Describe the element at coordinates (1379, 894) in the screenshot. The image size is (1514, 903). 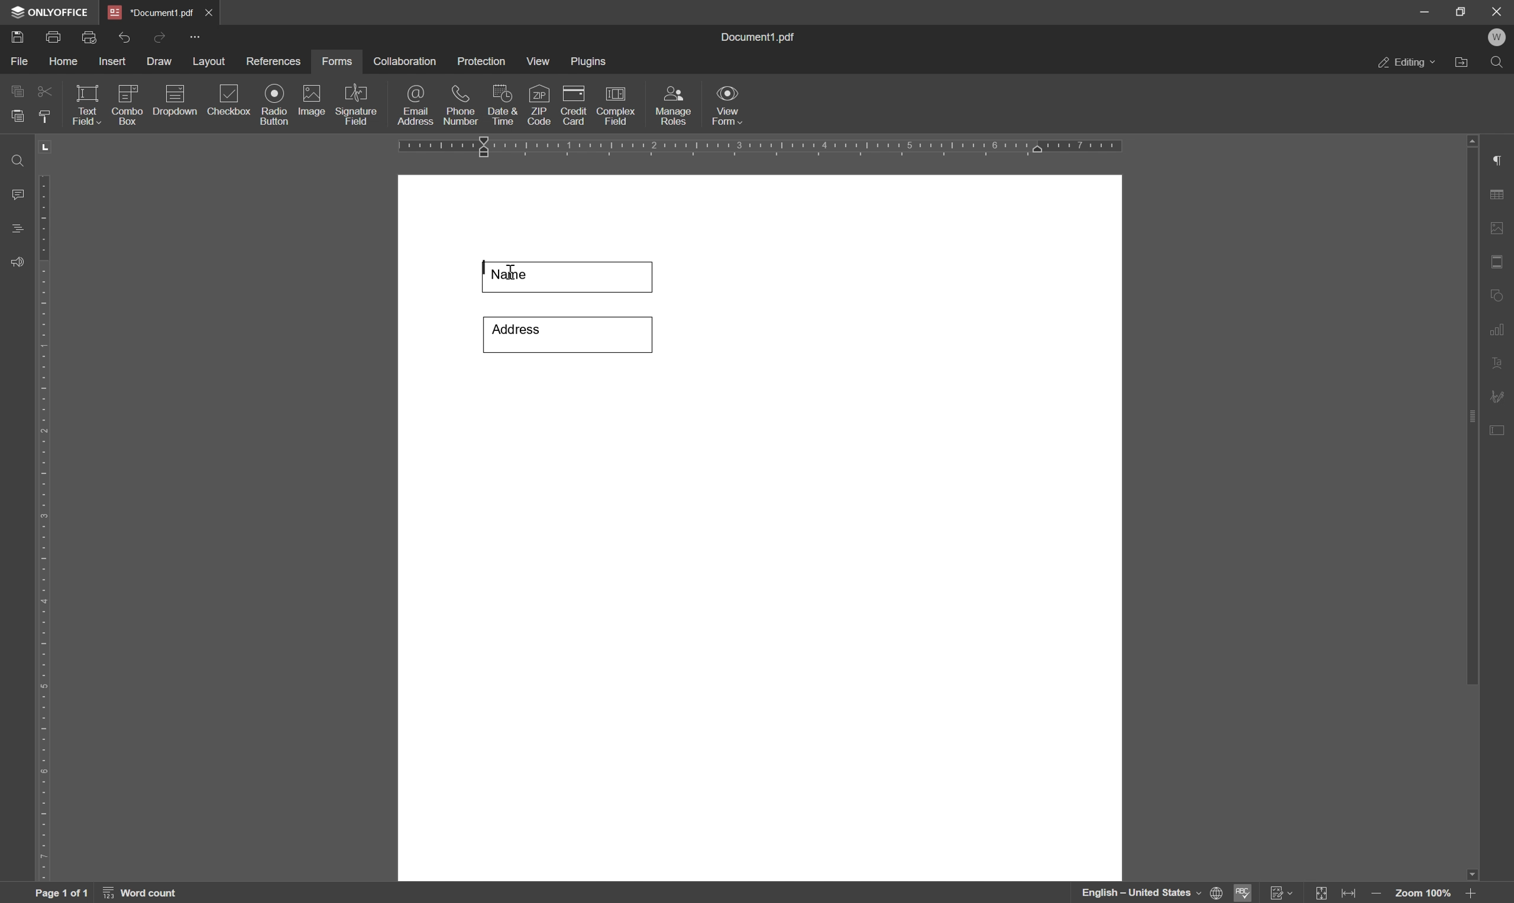
I see `zoom out` at that location.